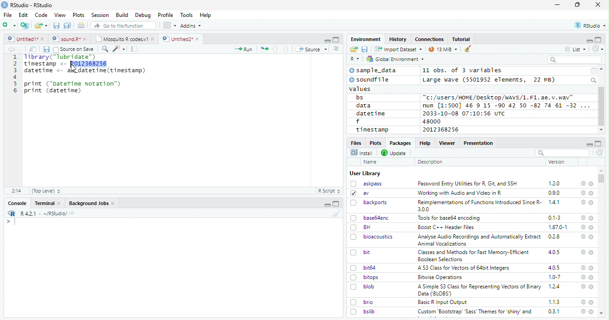 The width and height of the screenshot is (609, 320). Describe the element at coordinates (598, 40) in the screenshot. I see `full screen` at that location.